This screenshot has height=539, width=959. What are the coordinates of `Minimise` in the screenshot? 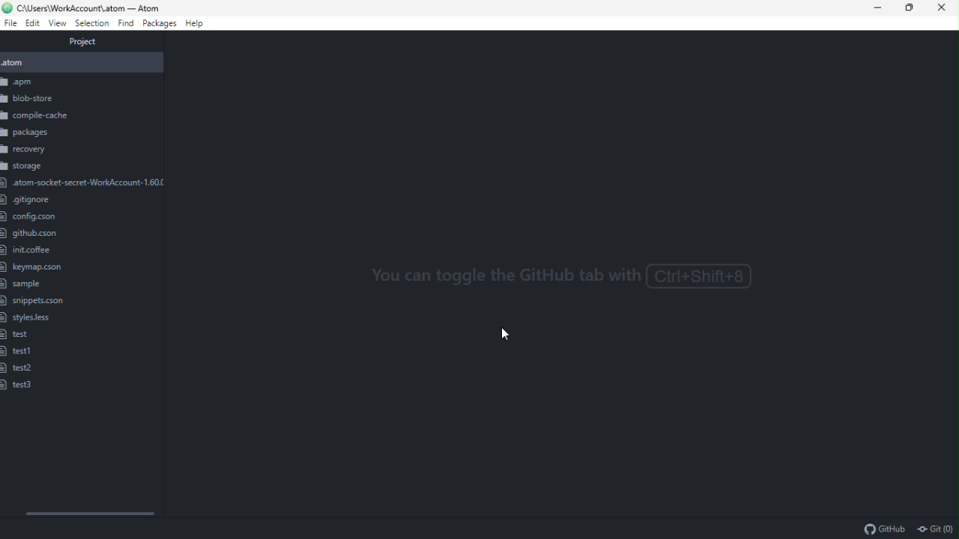 It's located at (882, 7).